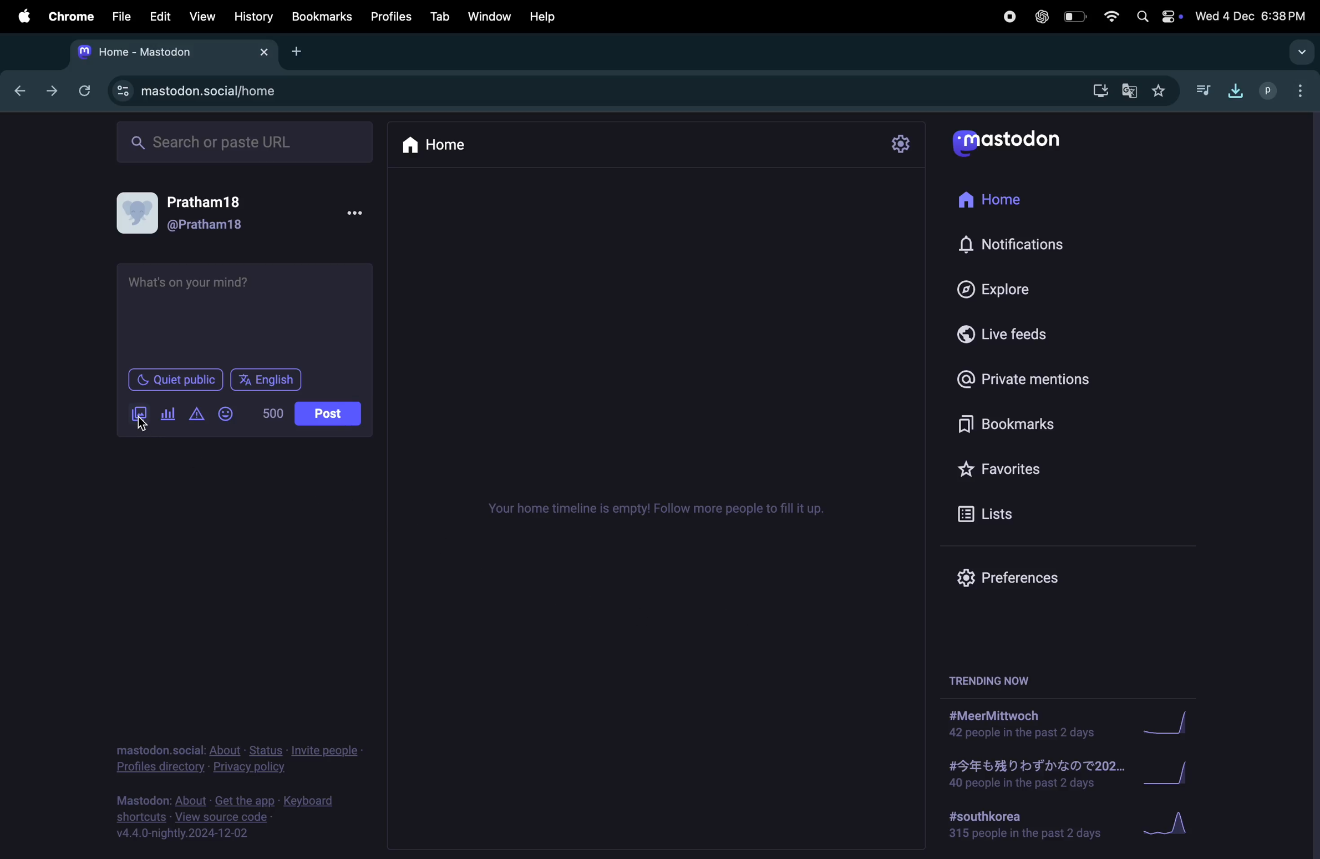 This screenshot has width=1320, height=859. What do you see at coordinates (1030, 775) in the screenshot?
I see `japanese` at bounding box center [1030, 775].